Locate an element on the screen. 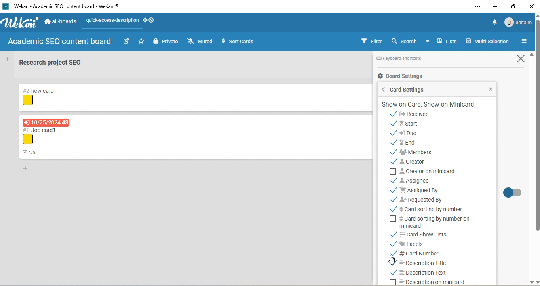  udita m is located at coordinates (518, 22).